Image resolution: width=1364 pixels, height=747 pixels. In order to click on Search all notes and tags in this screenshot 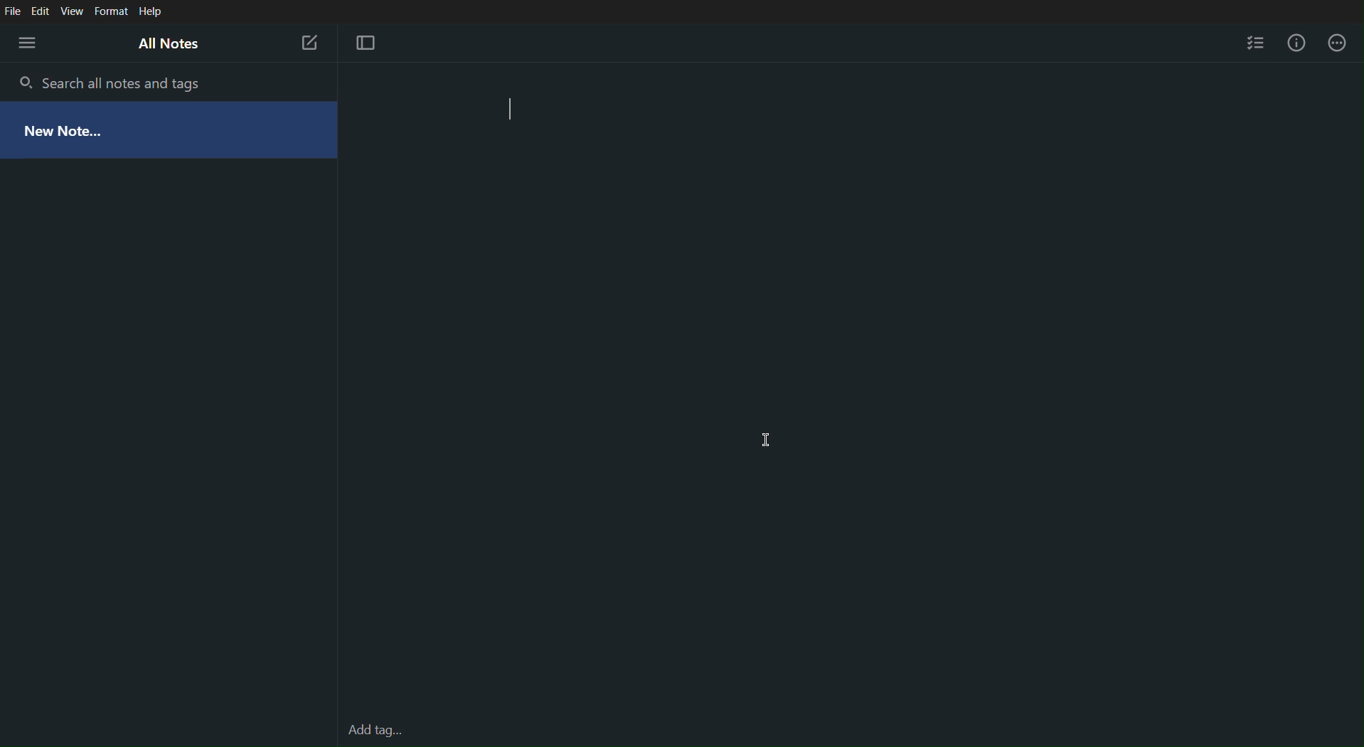, I will do `click(117, 82)`.